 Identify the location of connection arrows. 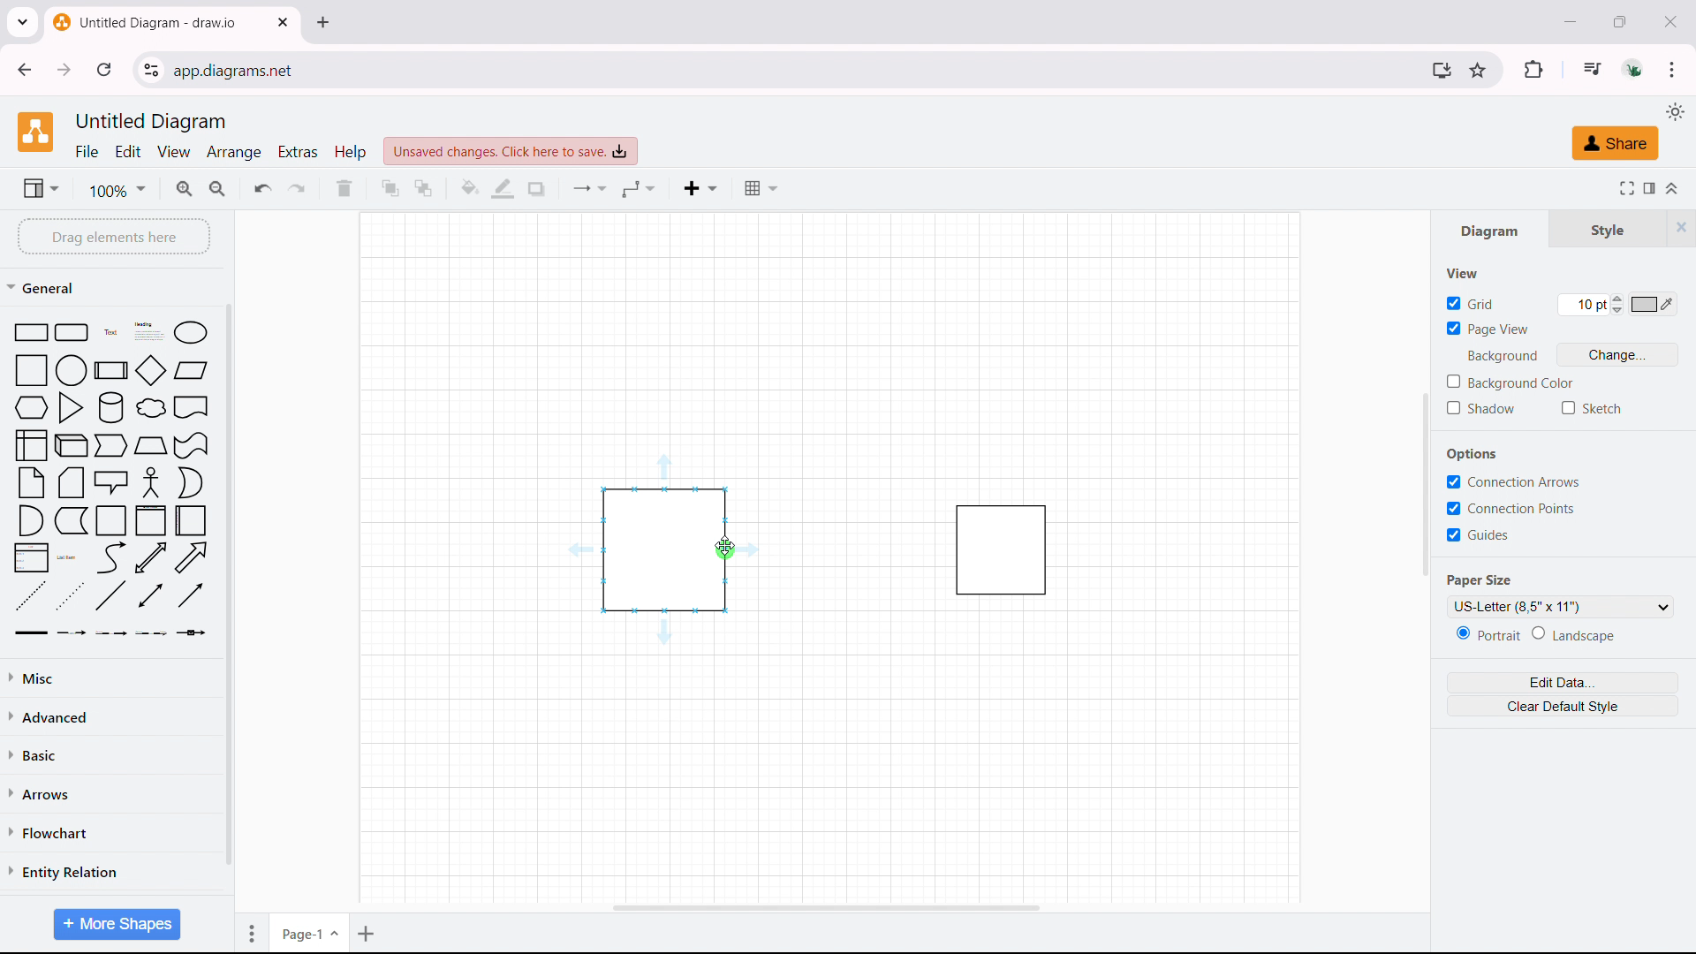
(1514, 481).